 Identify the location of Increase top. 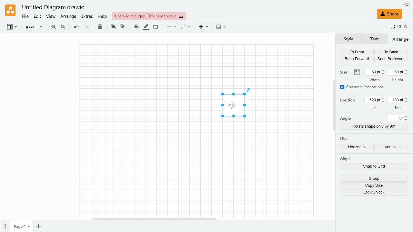
(407, 98).